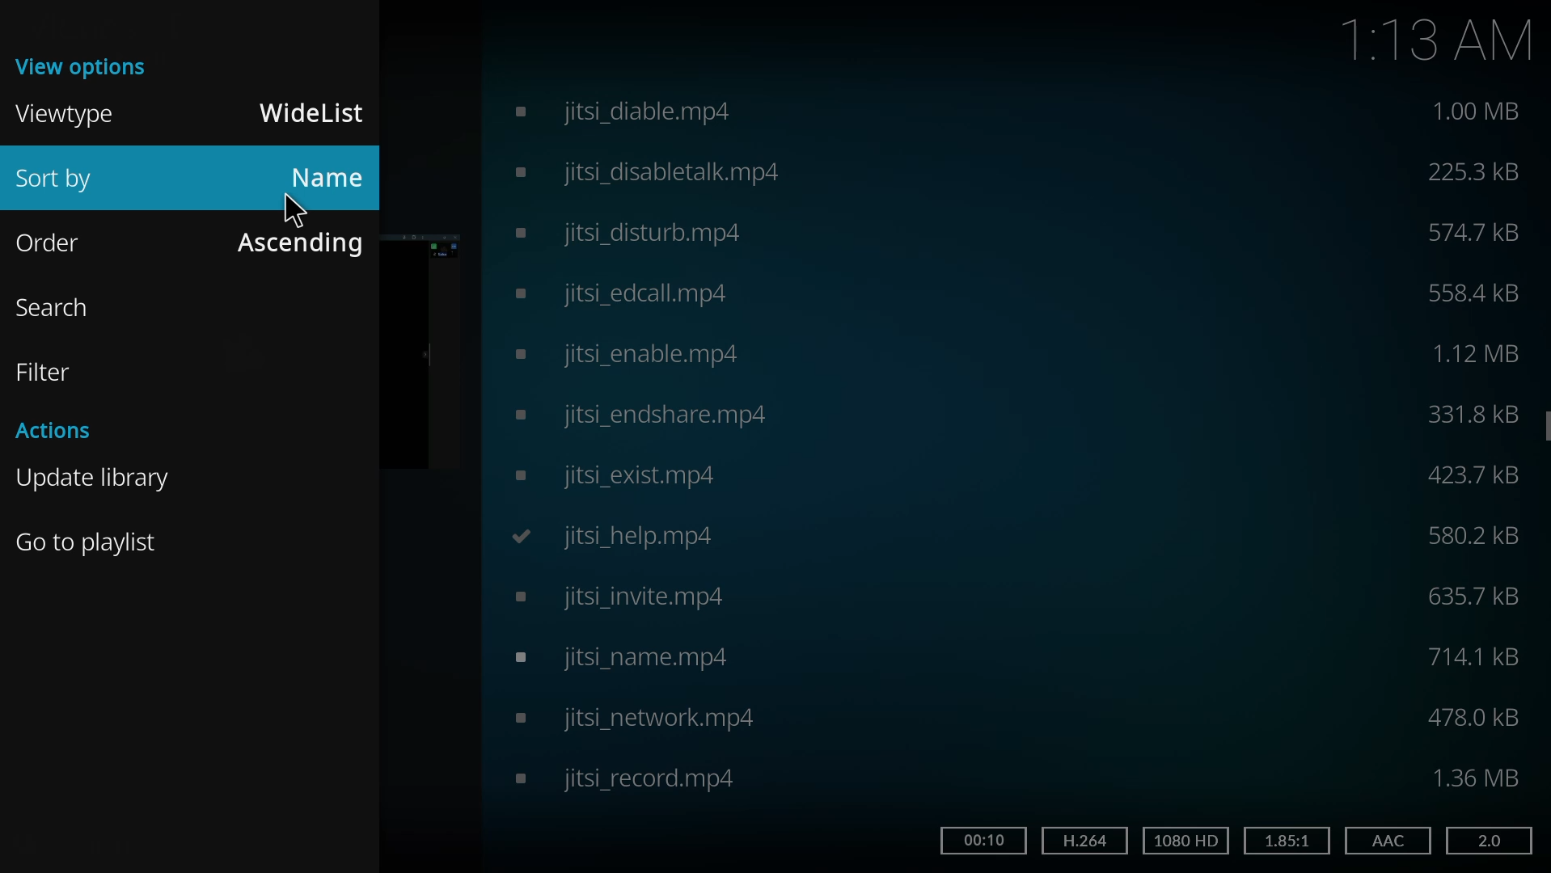  Describe the element at coordinates (613, 660) in the screenshot. I see `video` at that location.